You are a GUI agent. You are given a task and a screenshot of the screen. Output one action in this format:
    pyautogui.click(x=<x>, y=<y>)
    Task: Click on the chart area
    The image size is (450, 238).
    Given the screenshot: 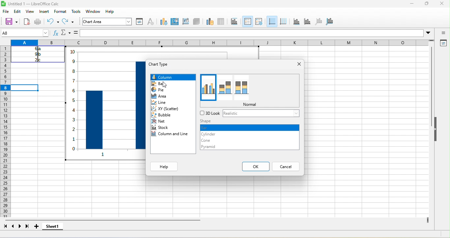 What is the action you would take?
    pyautogui.click(x=175, y=21)
    